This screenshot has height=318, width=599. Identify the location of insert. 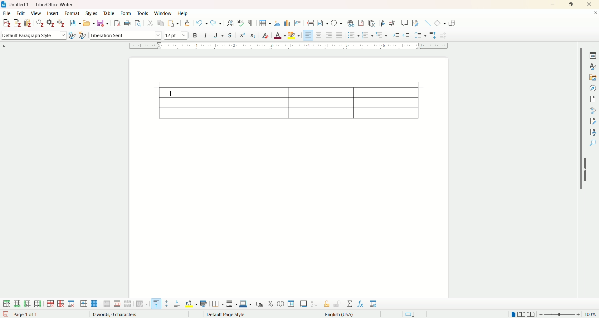
(53, 12).